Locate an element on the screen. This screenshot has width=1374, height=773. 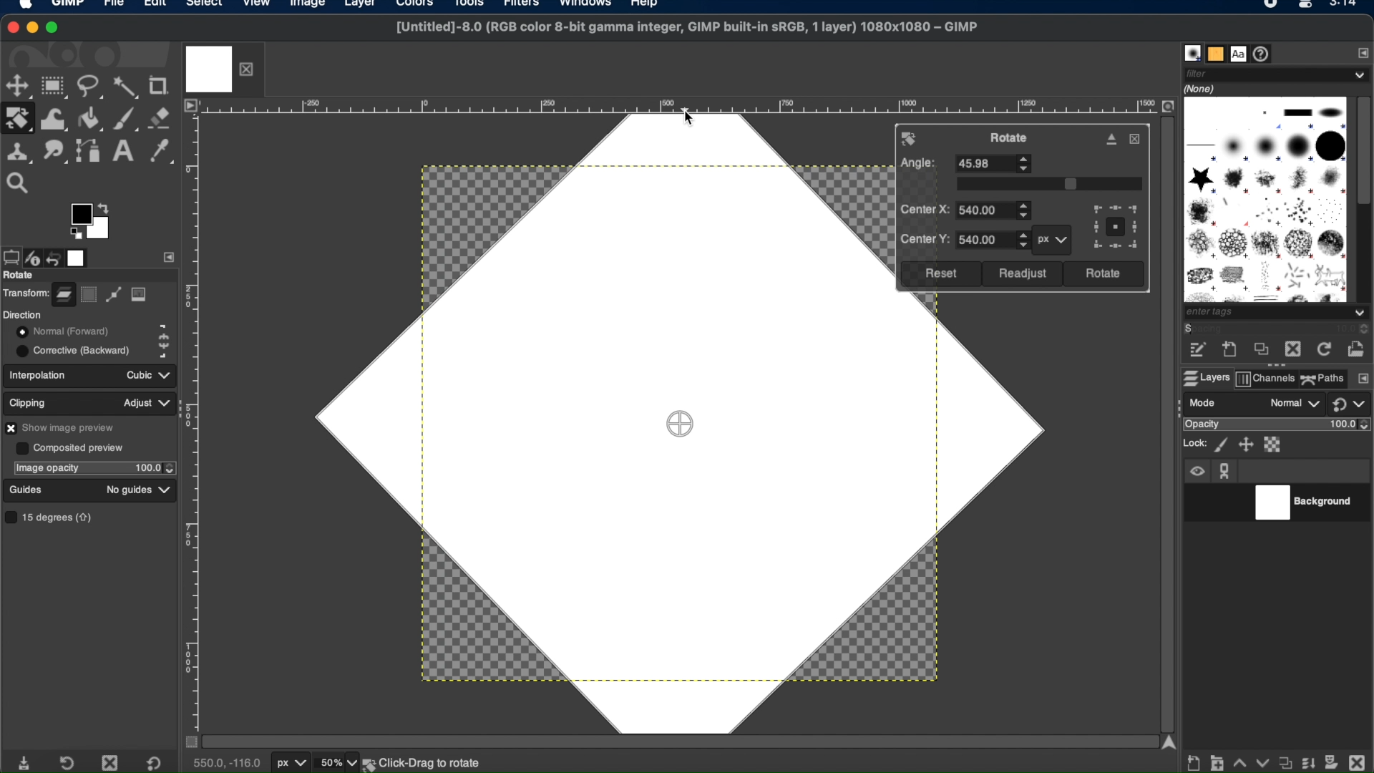
show image preview is located at coordinates (64, 427).